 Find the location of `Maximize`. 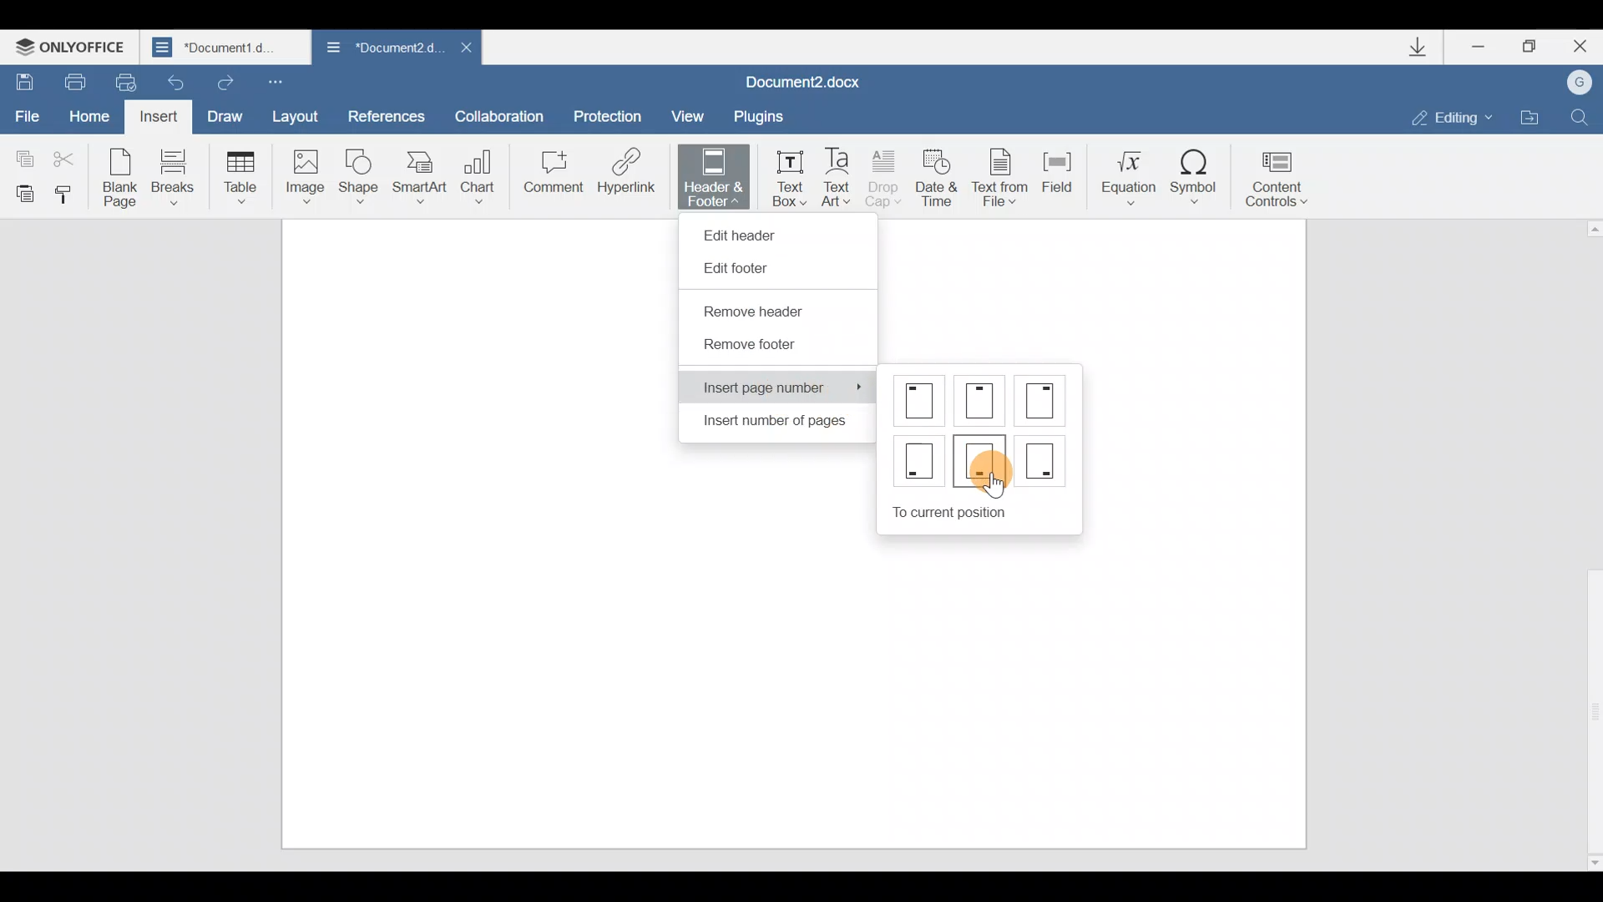

Maximize is located at coordinates (1527, 44).